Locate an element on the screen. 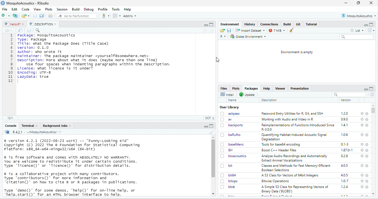 The width and height of the screenshot is (378, 199). close is located at coordinates (367, 156).